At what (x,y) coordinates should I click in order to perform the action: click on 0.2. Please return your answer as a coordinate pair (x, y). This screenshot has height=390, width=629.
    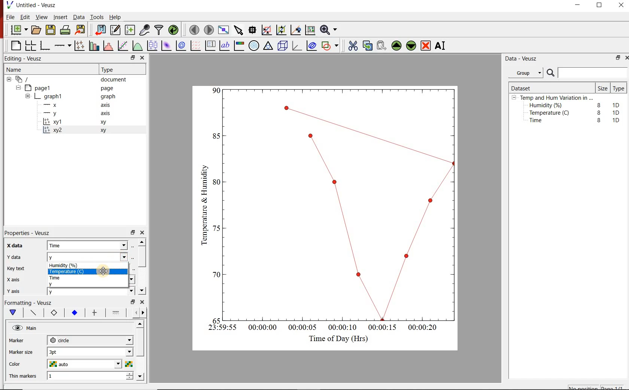
    Looking at the image, I should click on (214, 275).